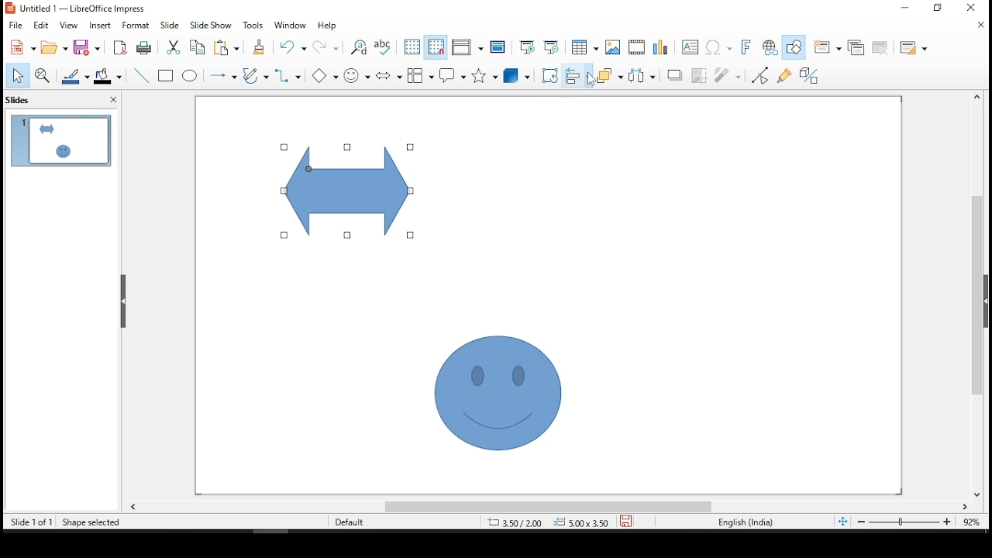 This screenshot has height=558, width=992. What do you see at coordinates (138, 26) in the screenshot?
I see `format` at bounding box center [138, 26].